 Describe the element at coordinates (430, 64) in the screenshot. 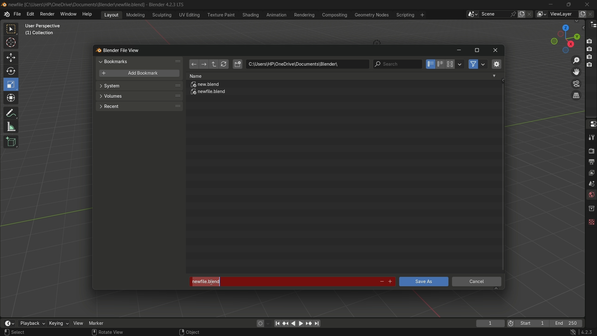

I see `vertical list` at that location.